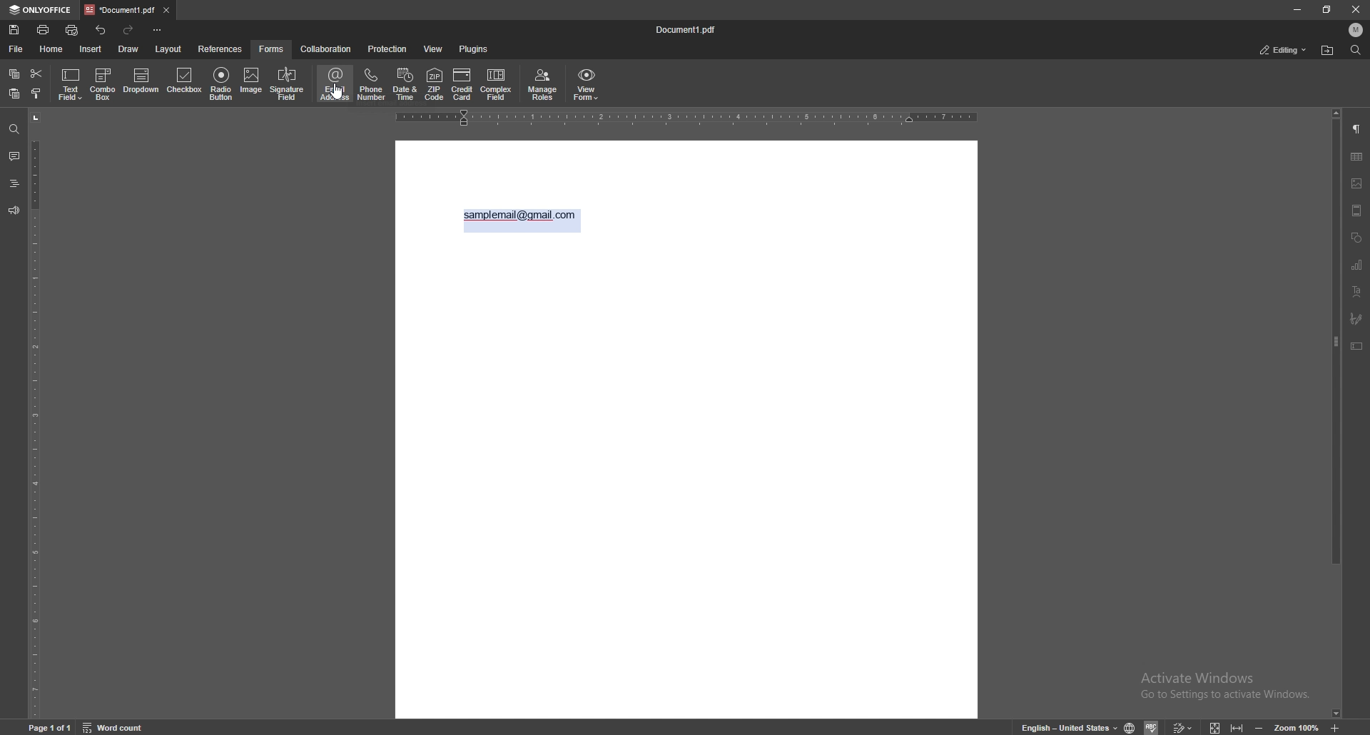 This screenshot has width=1370, height=735. Describe the element at coordinates (1283, 51) in the screenshot. I see `status` at that location.